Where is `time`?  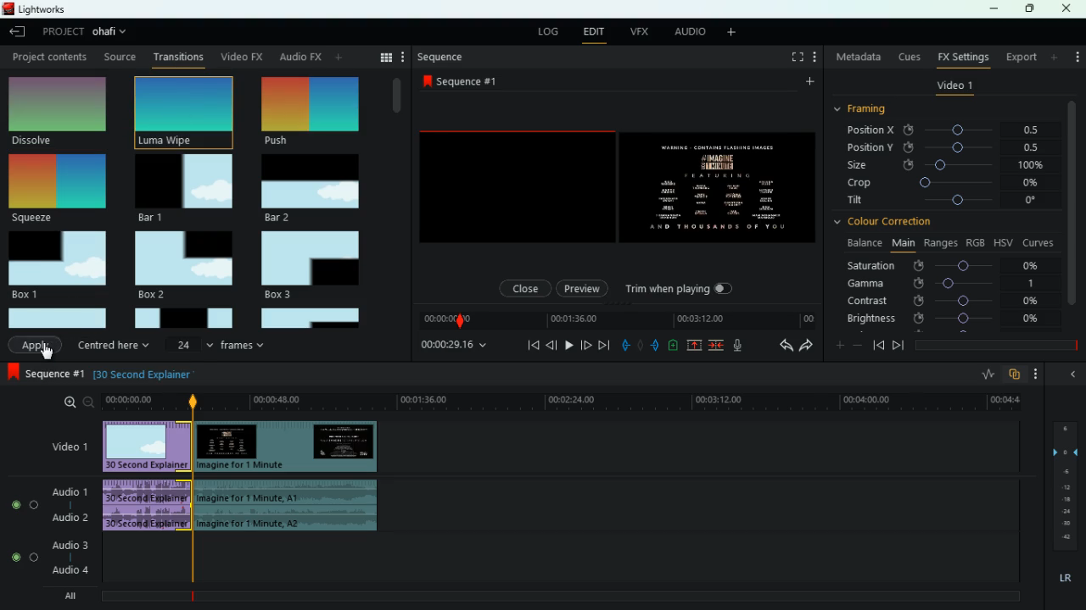 time is located at coordinates (560, 402).